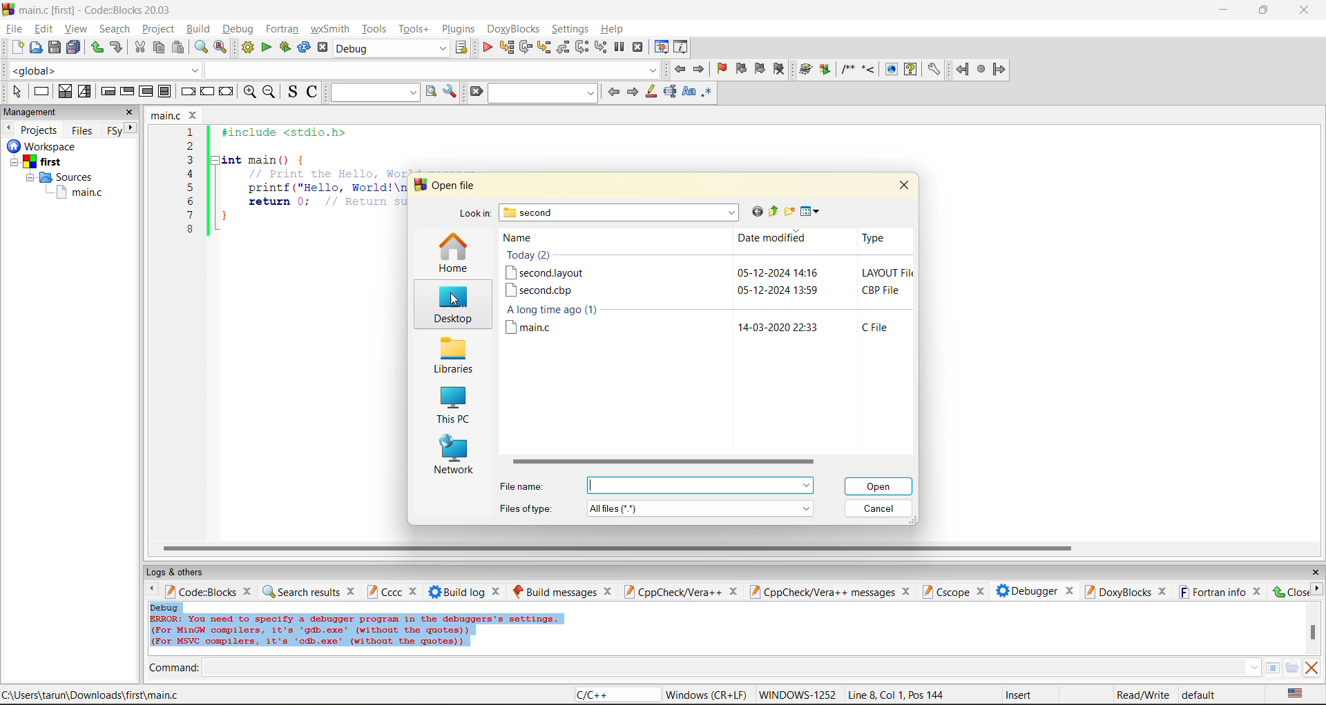  Describe the element at coordinates (450, 92) in the screenshot. I see `show options window` at that location.